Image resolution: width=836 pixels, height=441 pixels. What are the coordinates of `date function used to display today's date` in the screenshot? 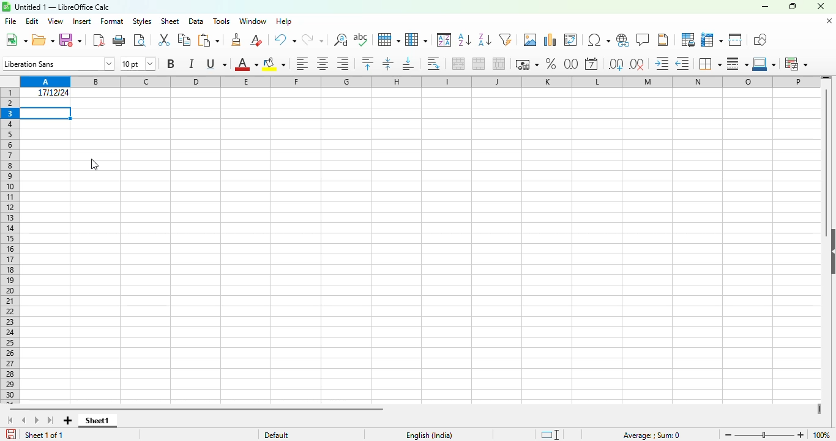 It's located at (46, 92).